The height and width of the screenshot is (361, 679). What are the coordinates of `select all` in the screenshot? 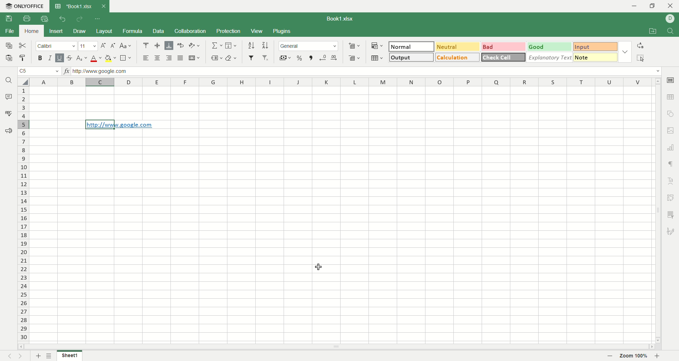 It's located at (640, 58).